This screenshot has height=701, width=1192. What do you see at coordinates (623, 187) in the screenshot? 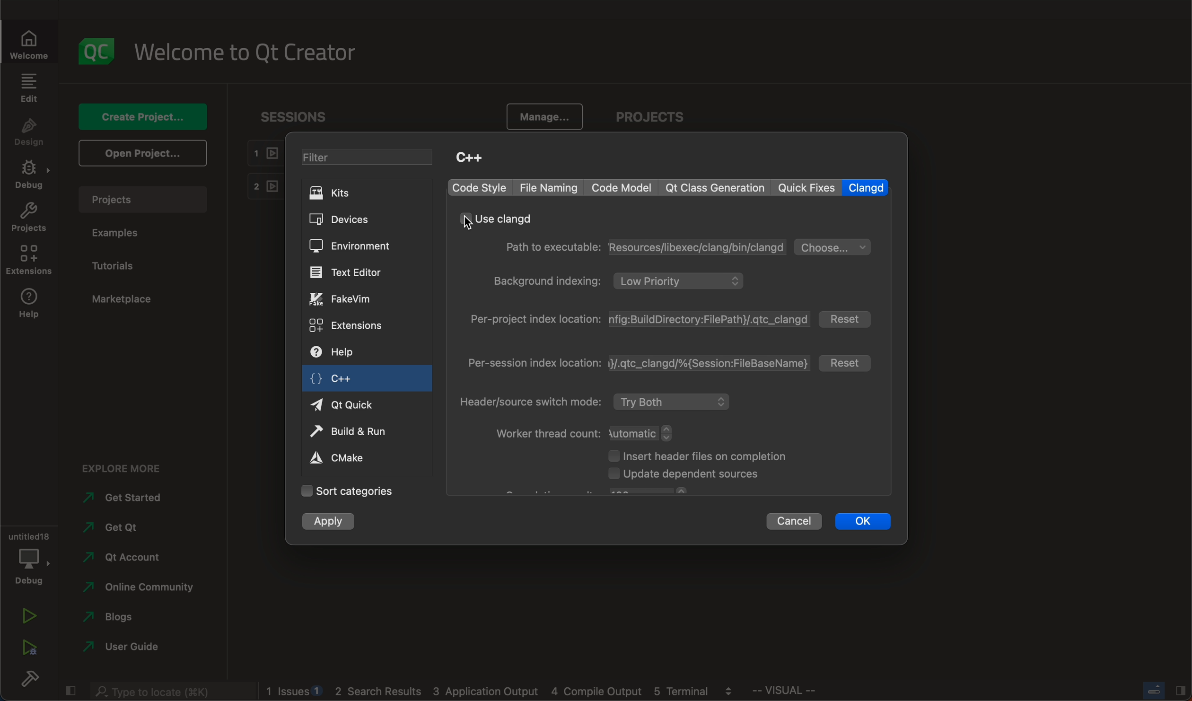
I see `code model` at bounding box center [623, 187].